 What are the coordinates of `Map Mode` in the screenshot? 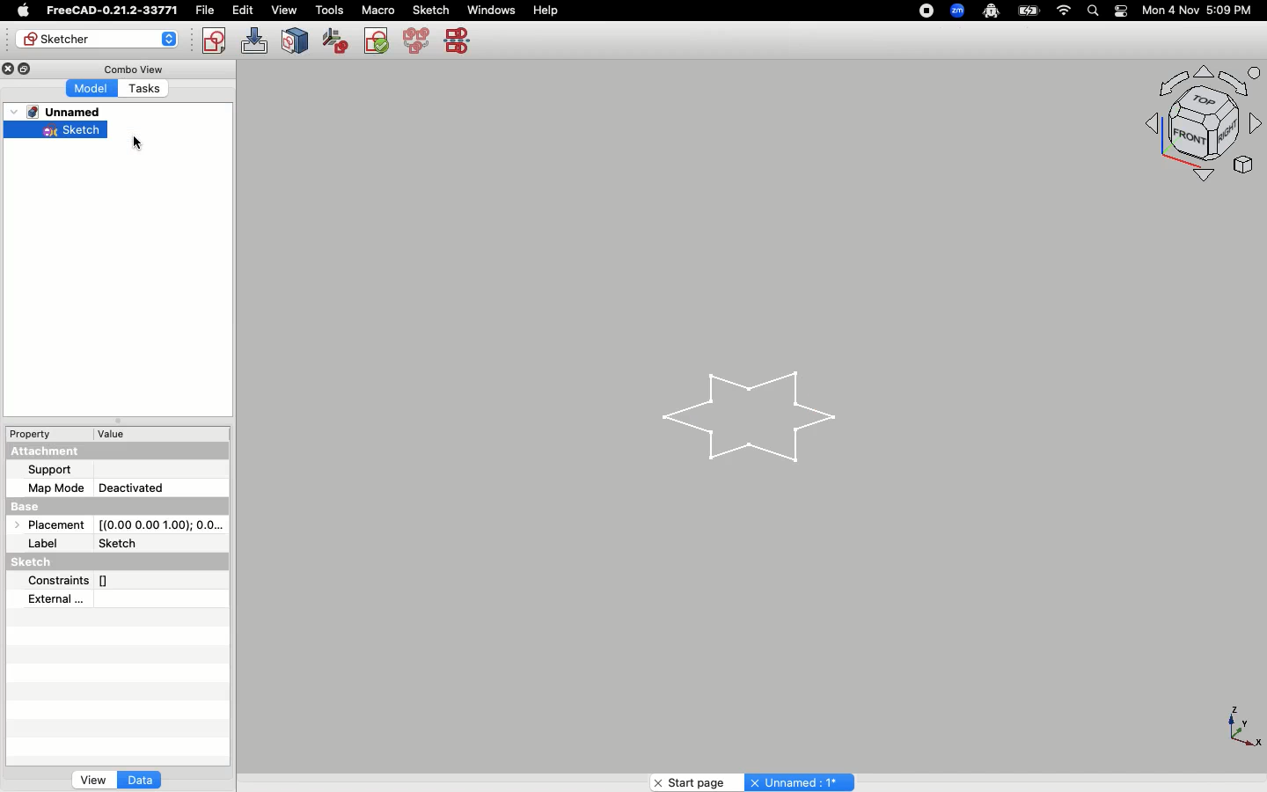 It's located at (55, 487).